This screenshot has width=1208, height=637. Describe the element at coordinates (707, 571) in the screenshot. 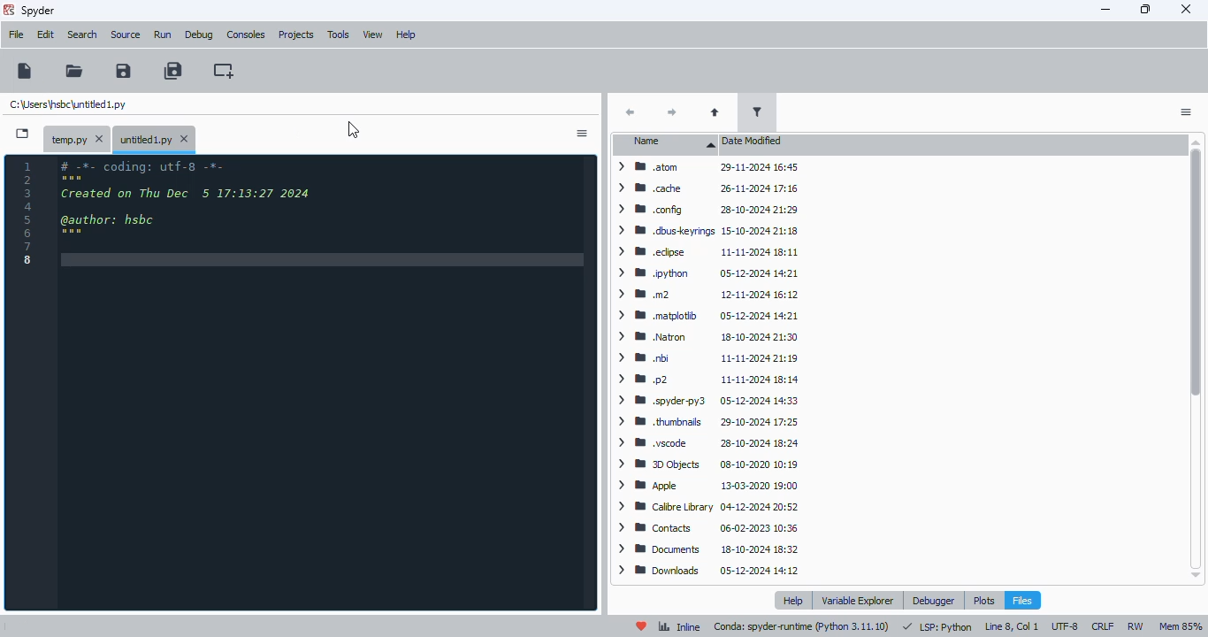

I see `> WM Downloads ~~ 05-12-2024 14:12` at that location.